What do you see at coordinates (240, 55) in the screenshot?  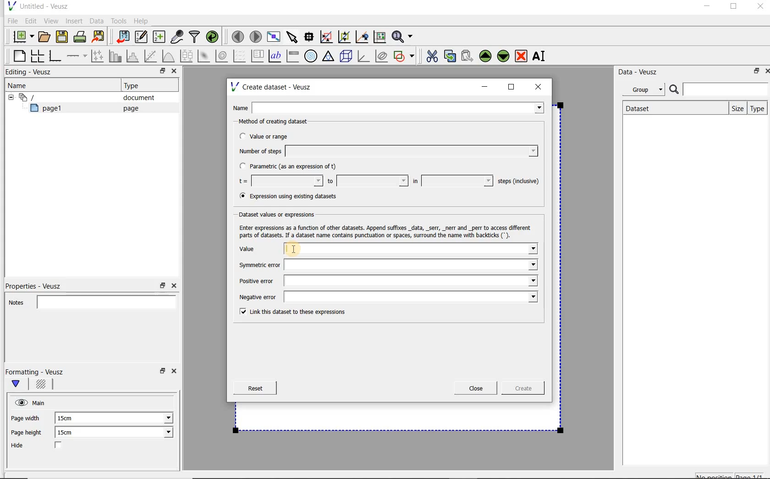 I see `plot a vector field` at bounding box center [240, 55].